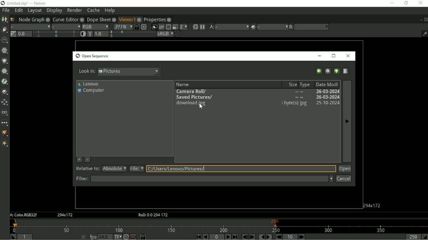 This screenshot has height=240, width=428. What do you see at coordinates (334, 56) in the screenshot?
I see `Maximize` at bounding box center [334, 56].